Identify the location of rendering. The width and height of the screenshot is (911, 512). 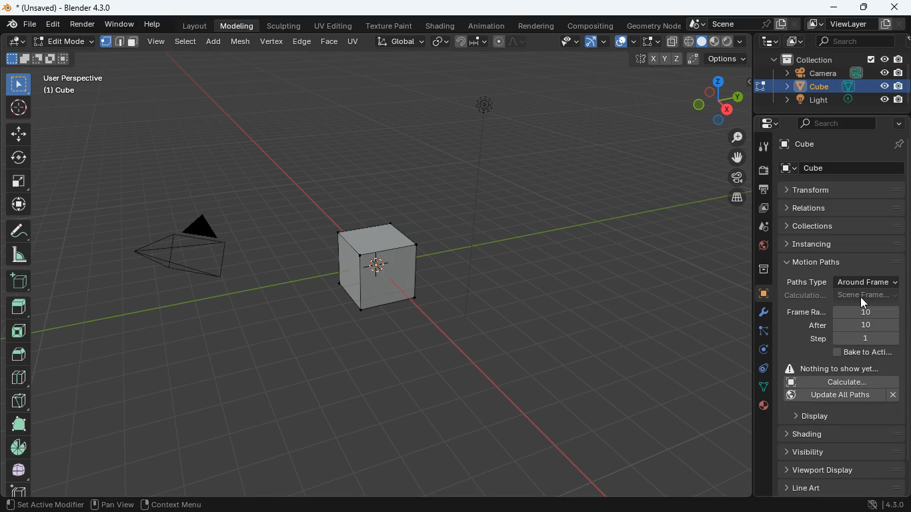
(537, 26).